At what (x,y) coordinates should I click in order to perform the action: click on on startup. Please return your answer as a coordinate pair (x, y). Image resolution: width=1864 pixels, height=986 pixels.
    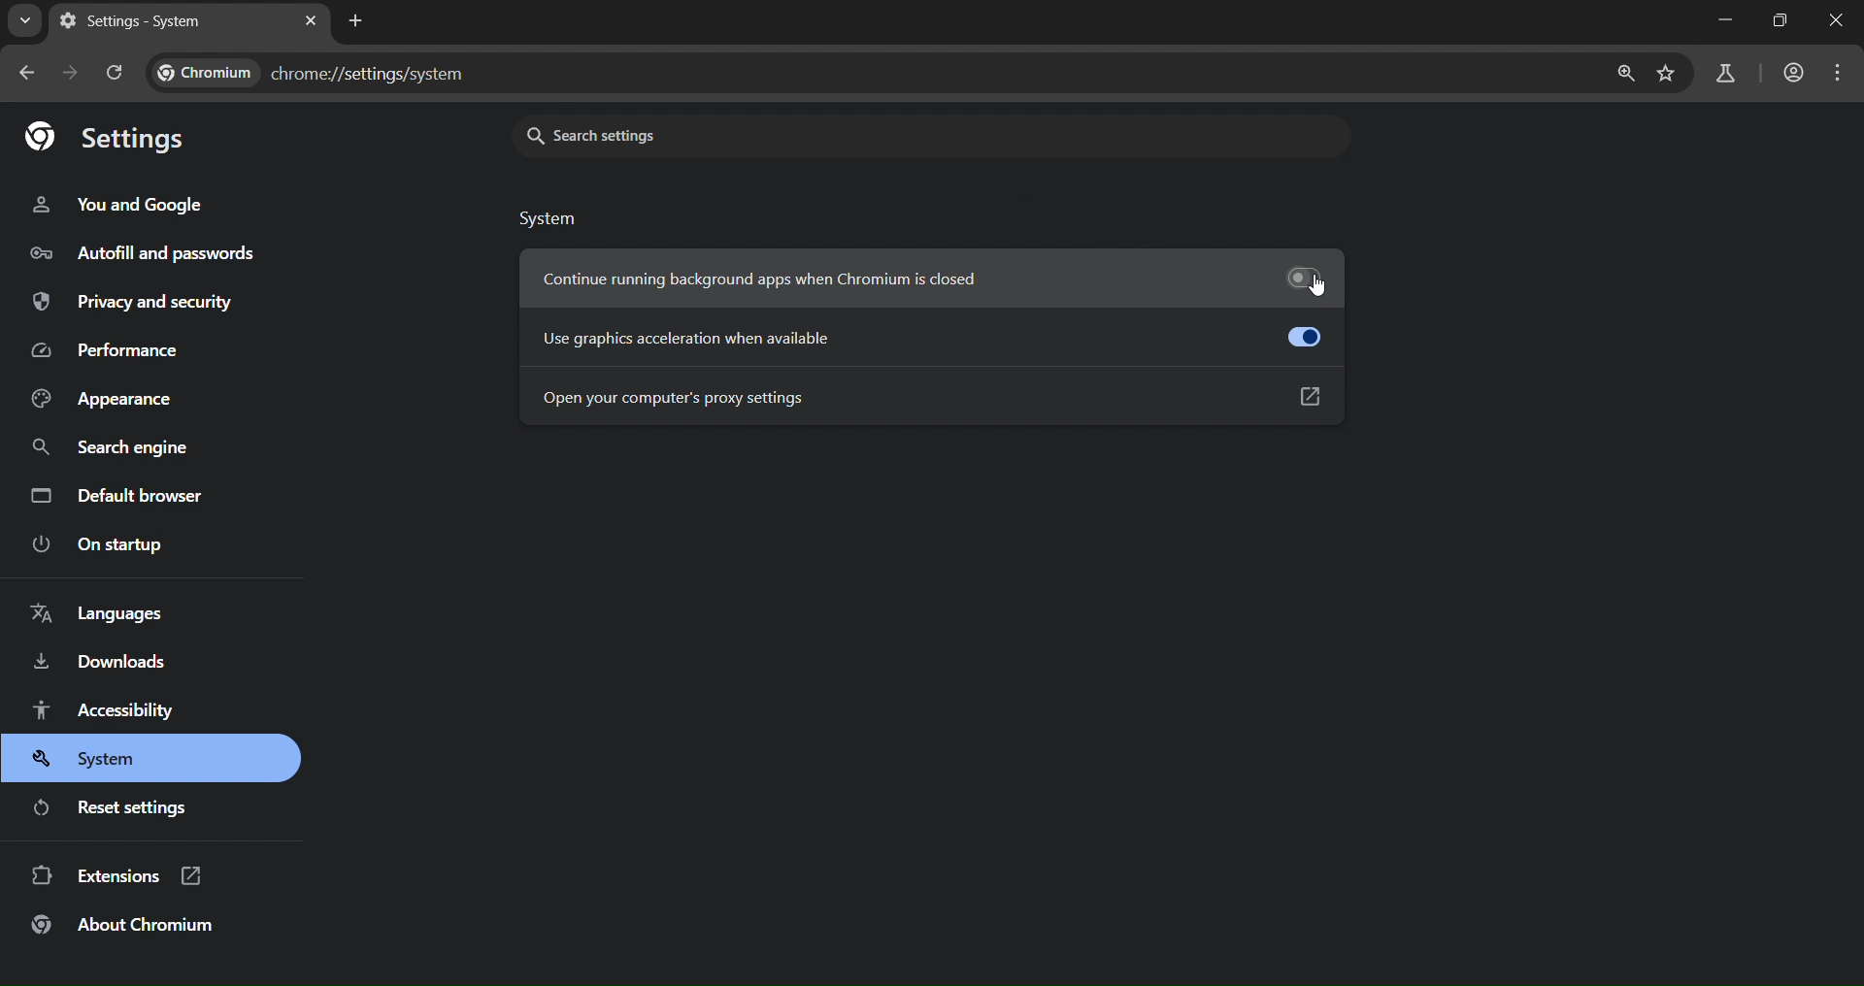
    Looking at the image, I should click on (106, 547).